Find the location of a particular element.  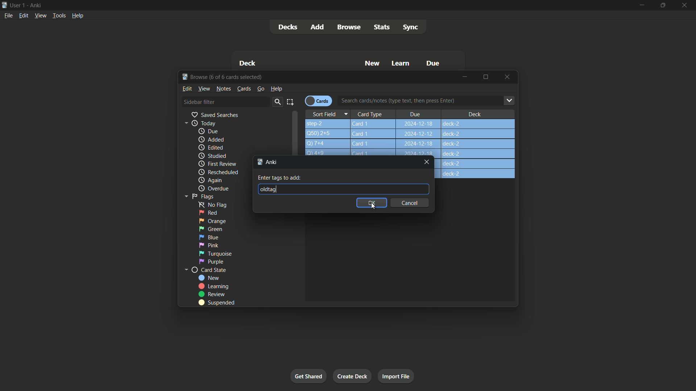

Deck is located at coordinates (474, 114).